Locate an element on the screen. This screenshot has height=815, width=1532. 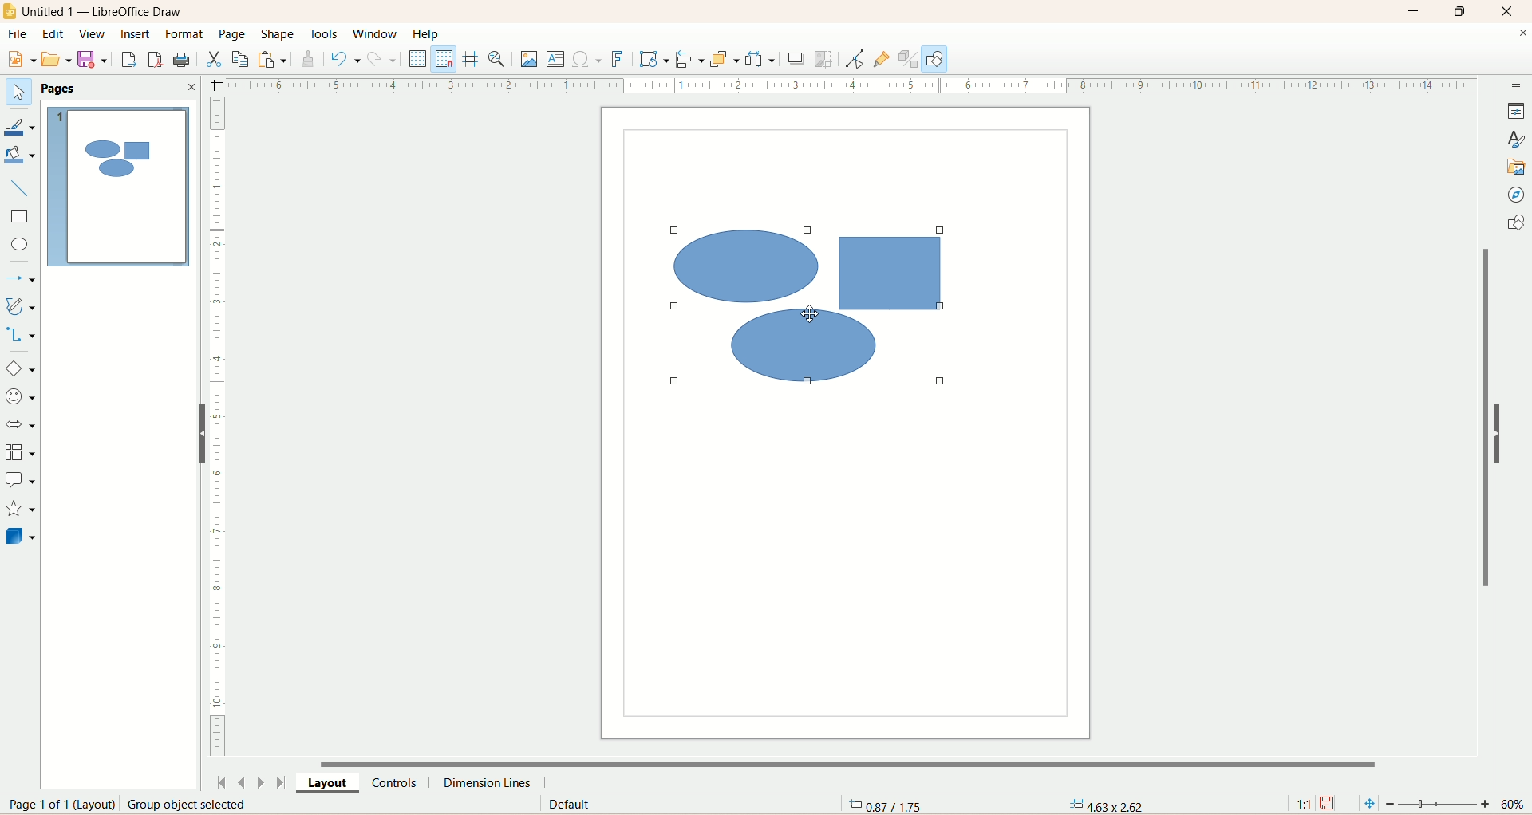
scale bar is located at coordinates (223, 427).